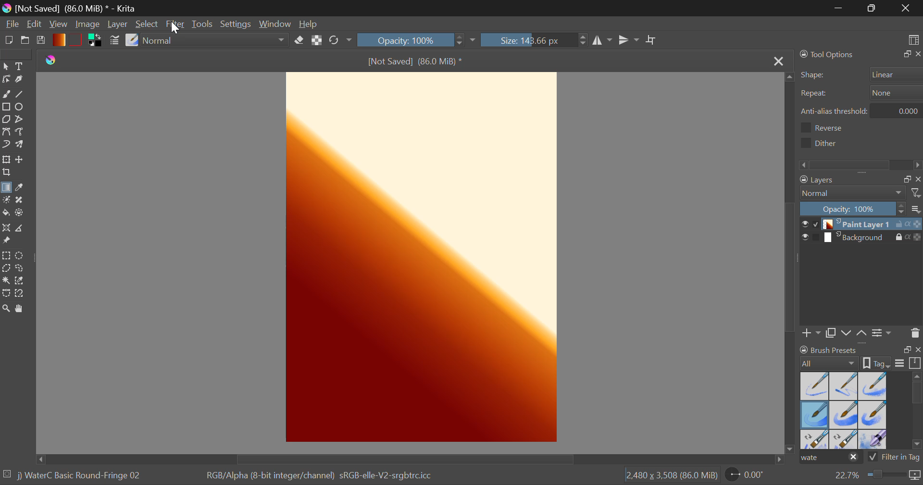 The image size is (923, 485). What do you see at coordinates (859, 224) in the screenshot?
I see `paint layer 1` at bounding box center [859, 224].